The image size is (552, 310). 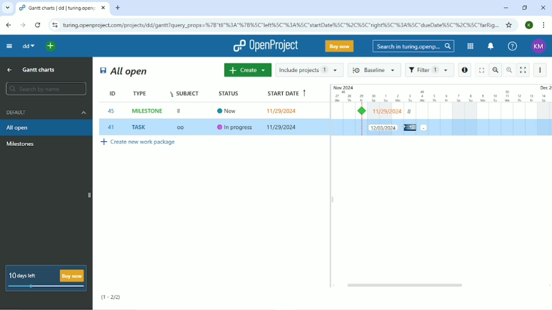 What do you see at coordinates (410, 127) in the screenshot?
I see `Cursor` at bounding box center [410, 127].